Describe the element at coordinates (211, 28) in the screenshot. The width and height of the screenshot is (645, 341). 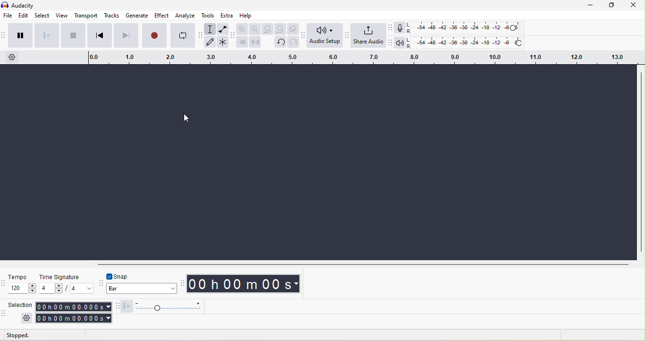
I see `selection tool` at that location.